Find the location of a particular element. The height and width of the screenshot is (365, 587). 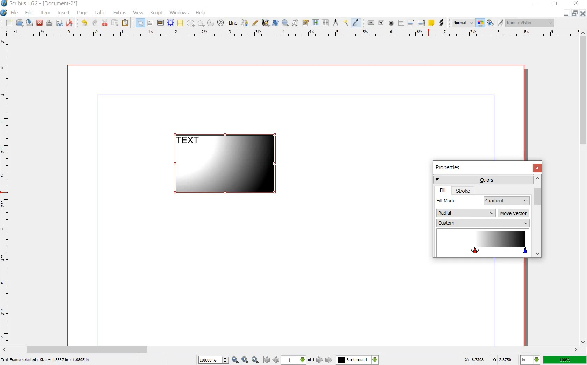

extras is located at coordinates (120, 13).